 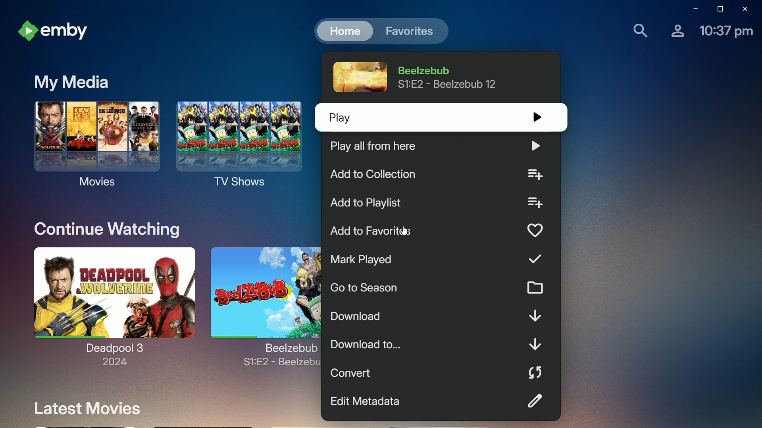 I want to click on emby, so click(x=57, y=33).